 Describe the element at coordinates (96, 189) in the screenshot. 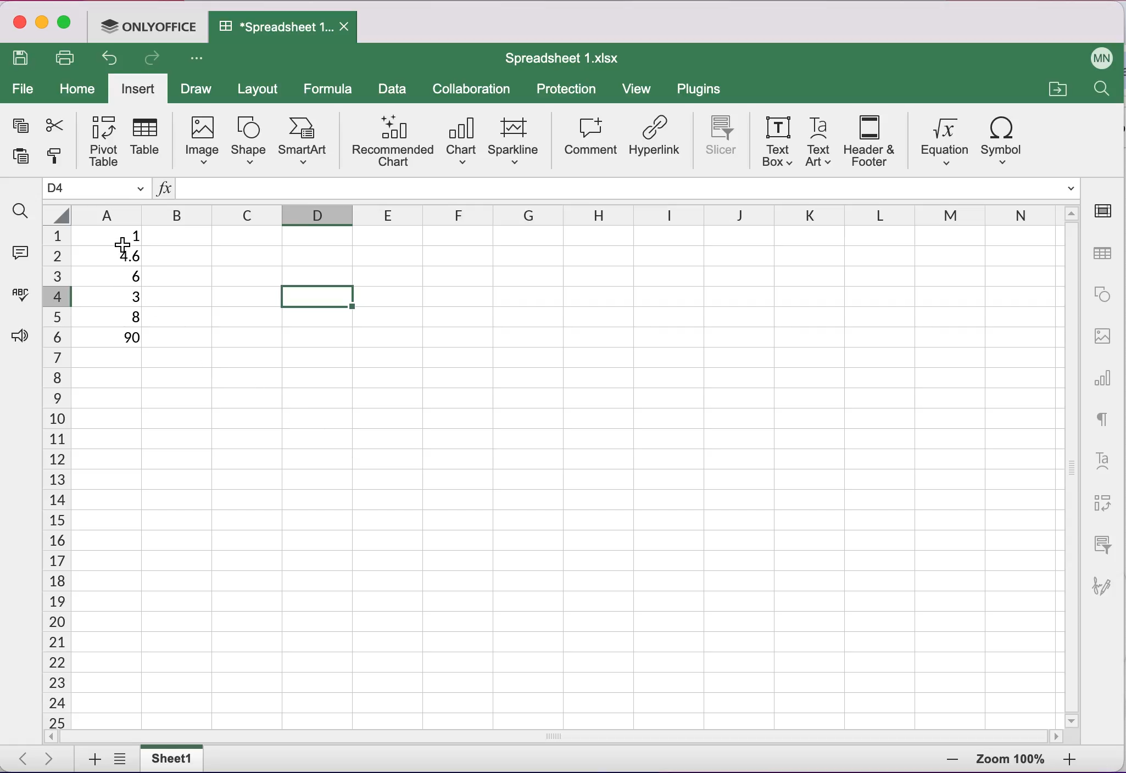

I see `Name manager D4` at that location.